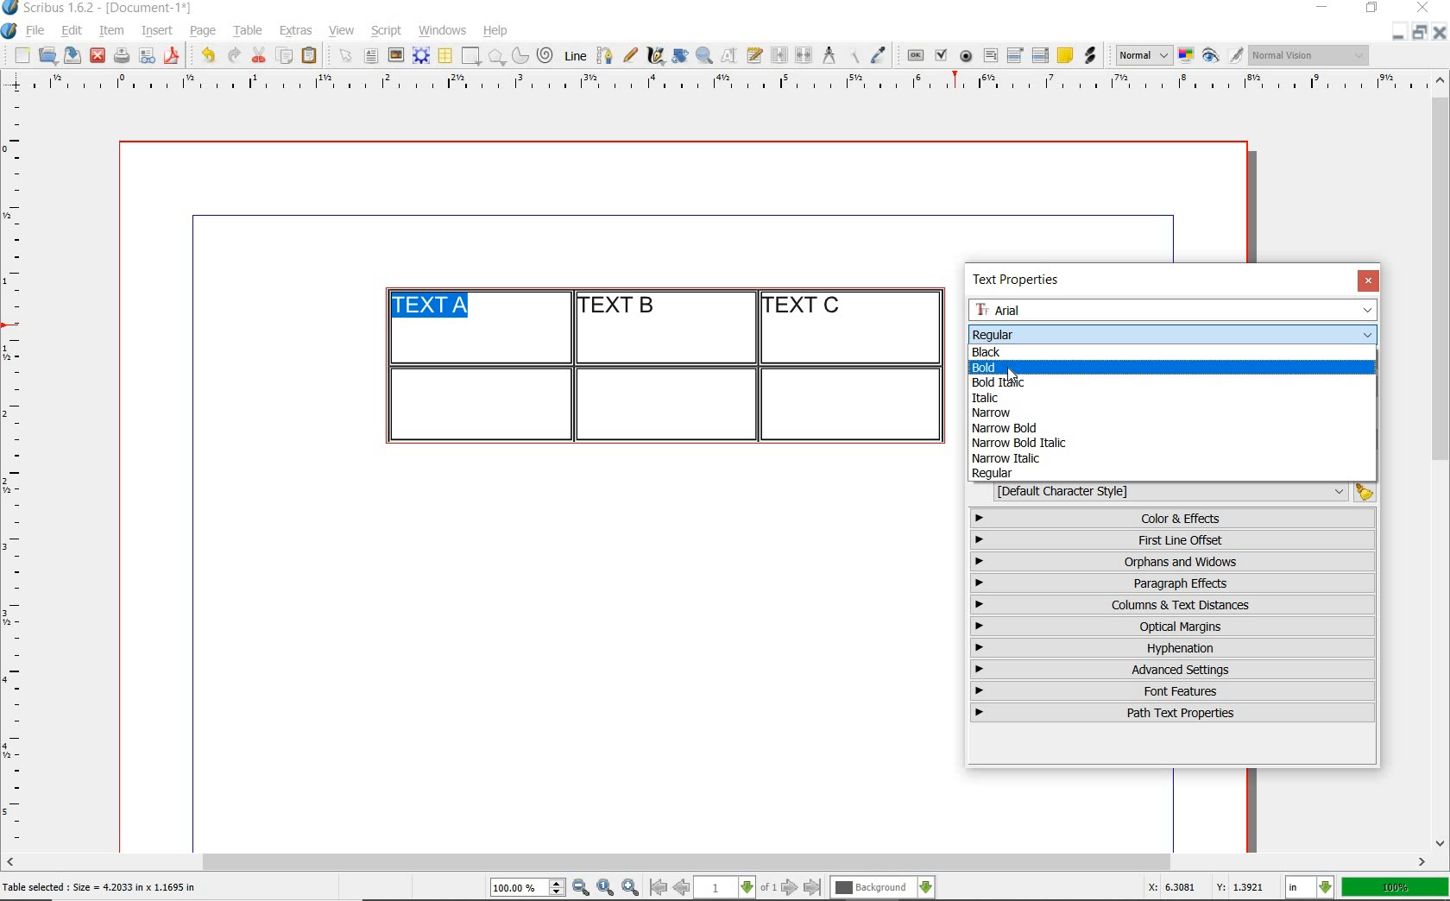  Describe the element at coordinates (1176, 605) in the screenshot. I see `columns & text distances` at that location.